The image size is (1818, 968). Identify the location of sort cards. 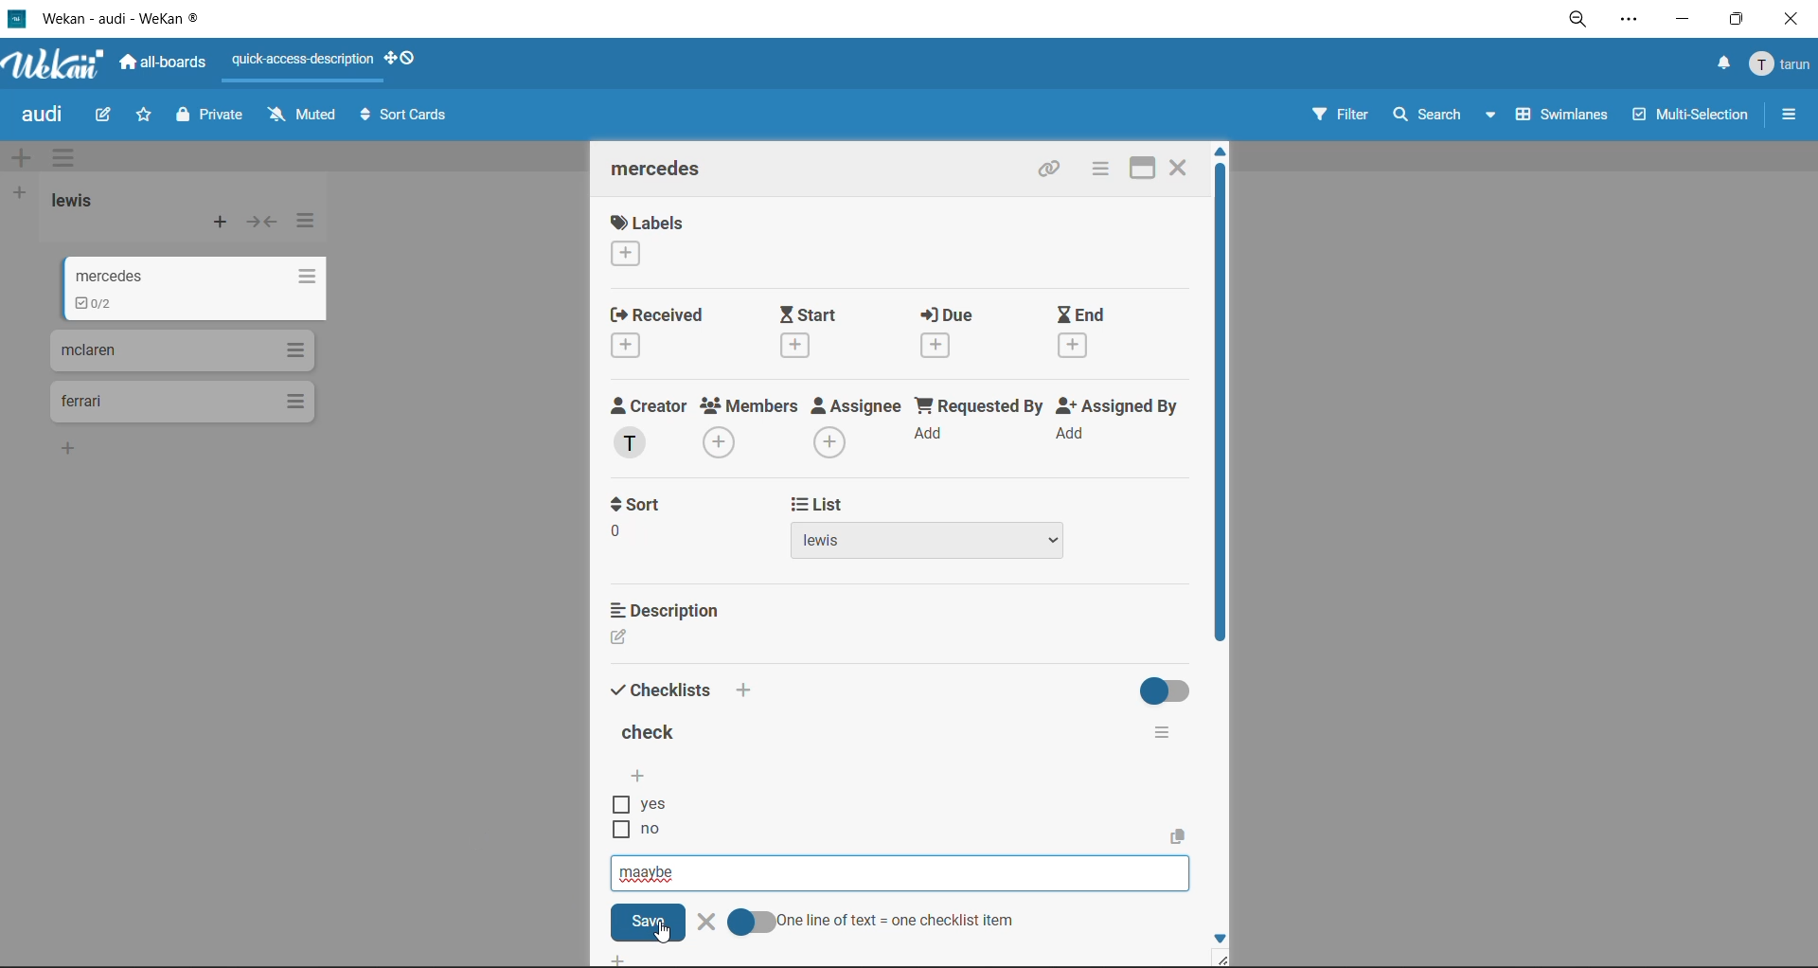
(406, 116).